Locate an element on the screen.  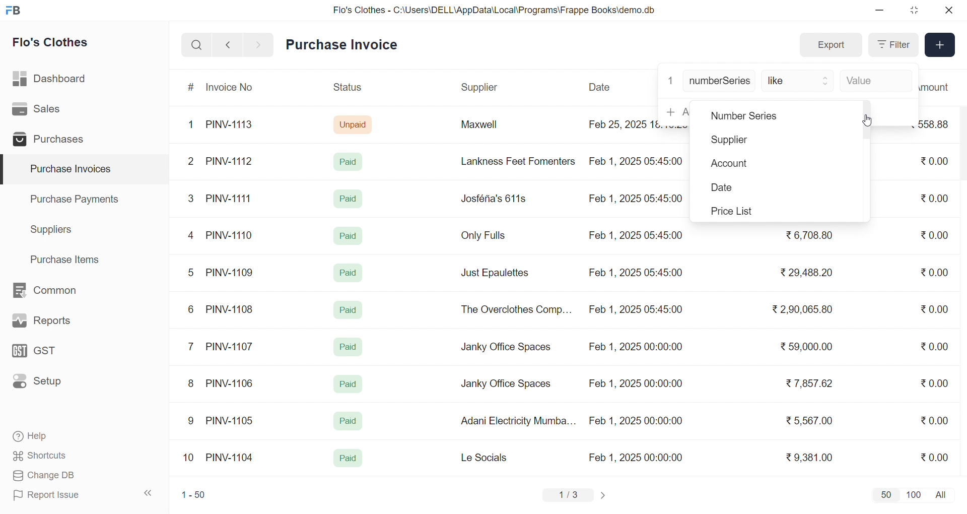
Filter is located at coordinates (892, 45).